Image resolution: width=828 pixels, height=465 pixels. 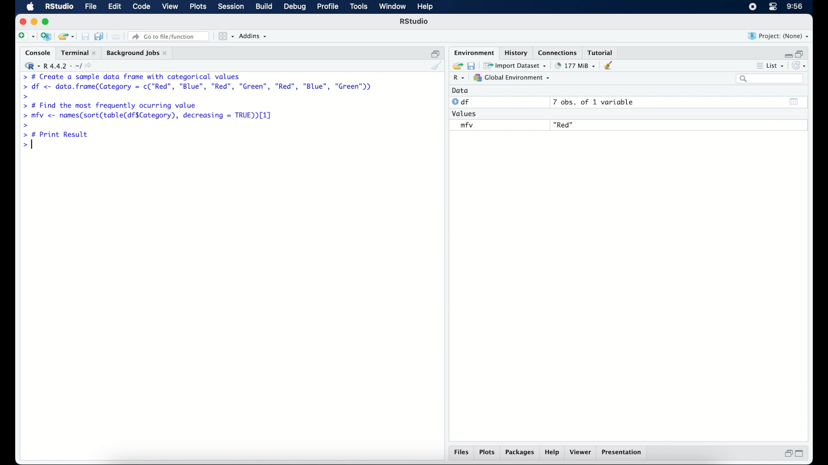 I want to click on new file, so click(x=25, y=36).